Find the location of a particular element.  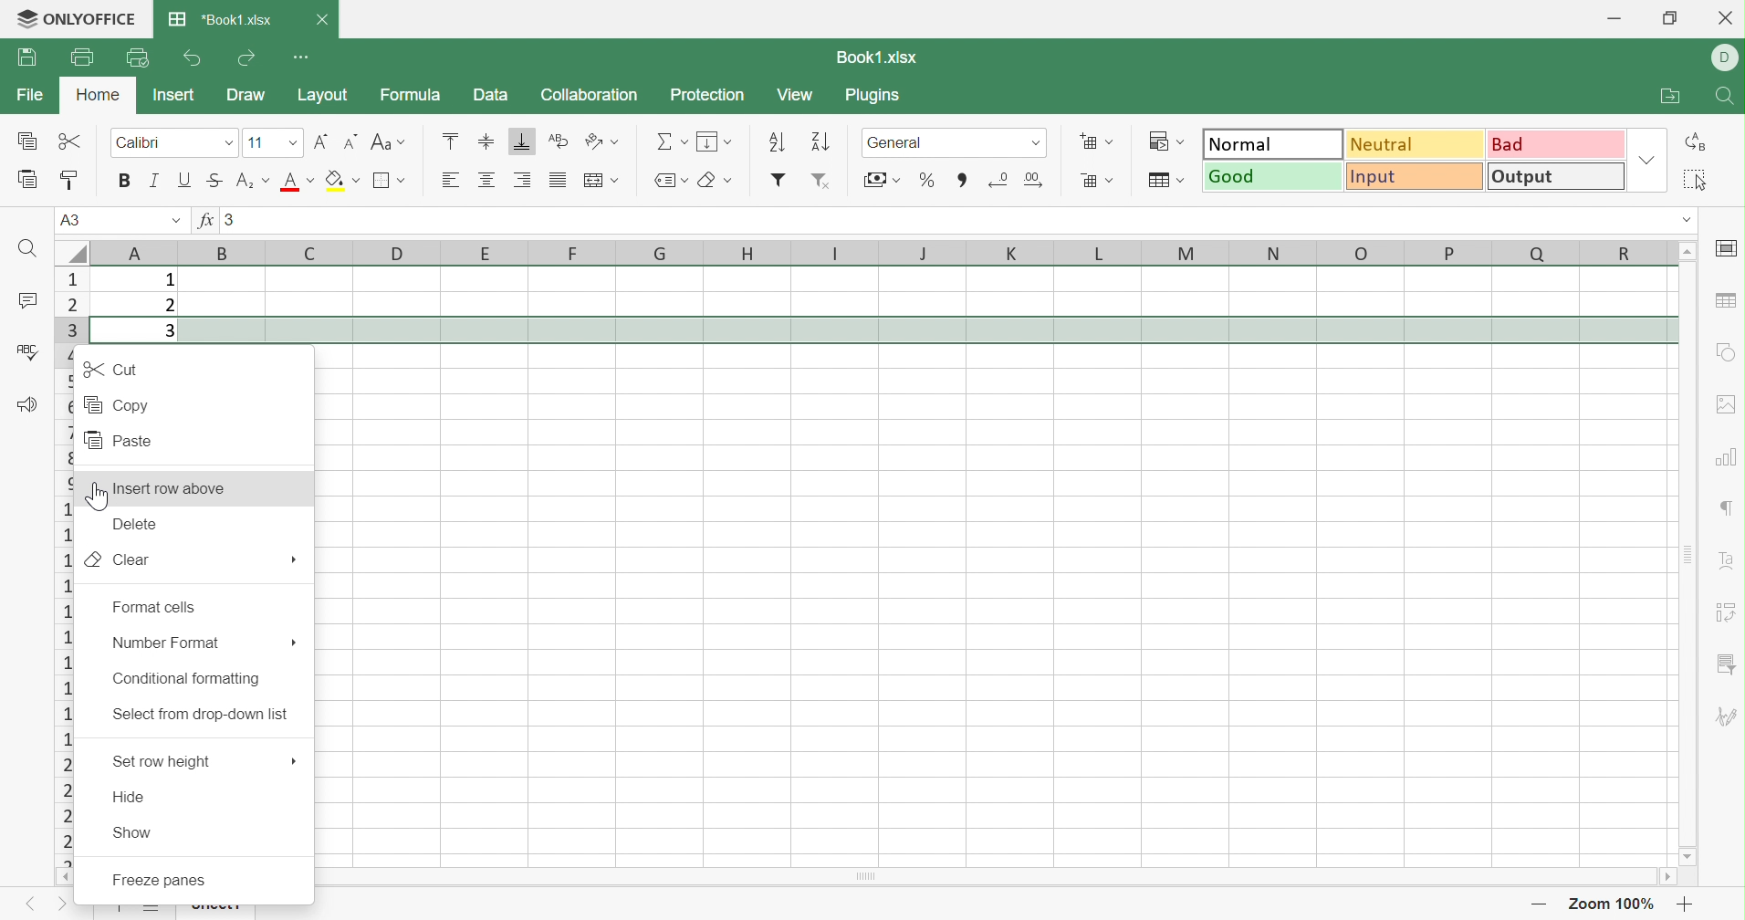

More is located at coordinates (291, 640).